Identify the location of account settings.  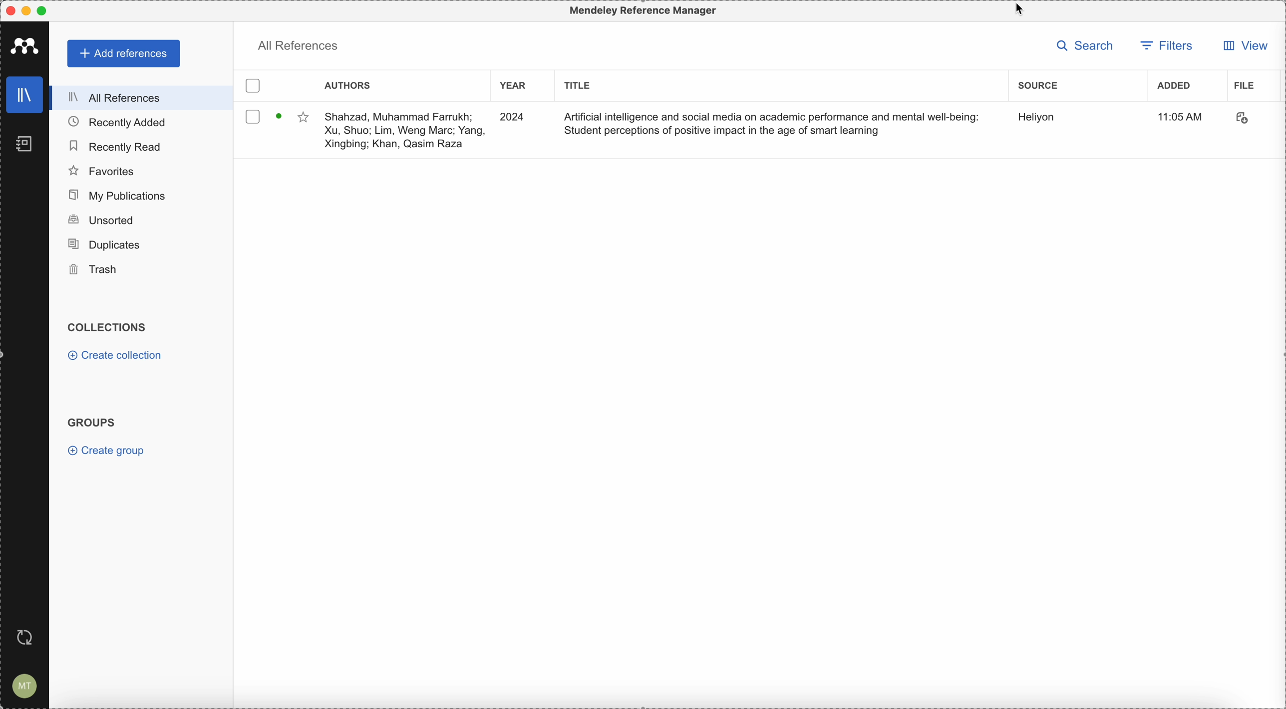
(26, 686).